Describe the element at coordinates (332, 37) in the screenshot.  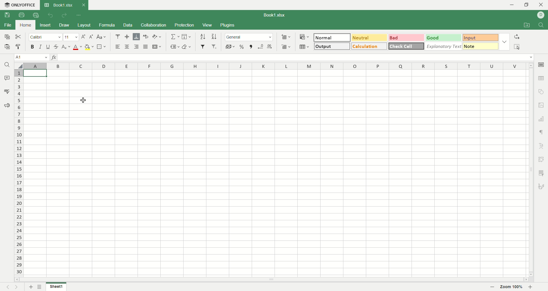
I see `normal` at that location.